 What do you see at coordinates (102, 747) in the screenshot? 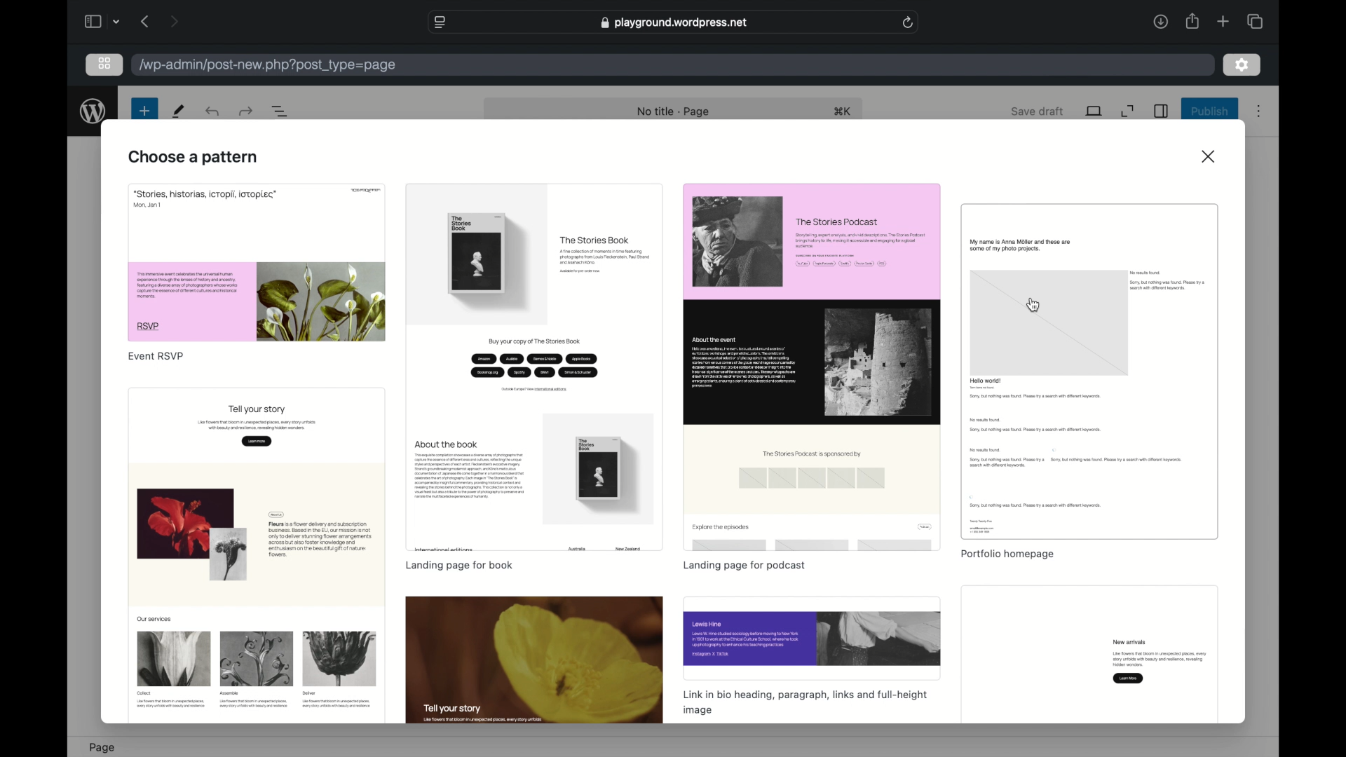
I see `page` at bounding box center [102, 747].